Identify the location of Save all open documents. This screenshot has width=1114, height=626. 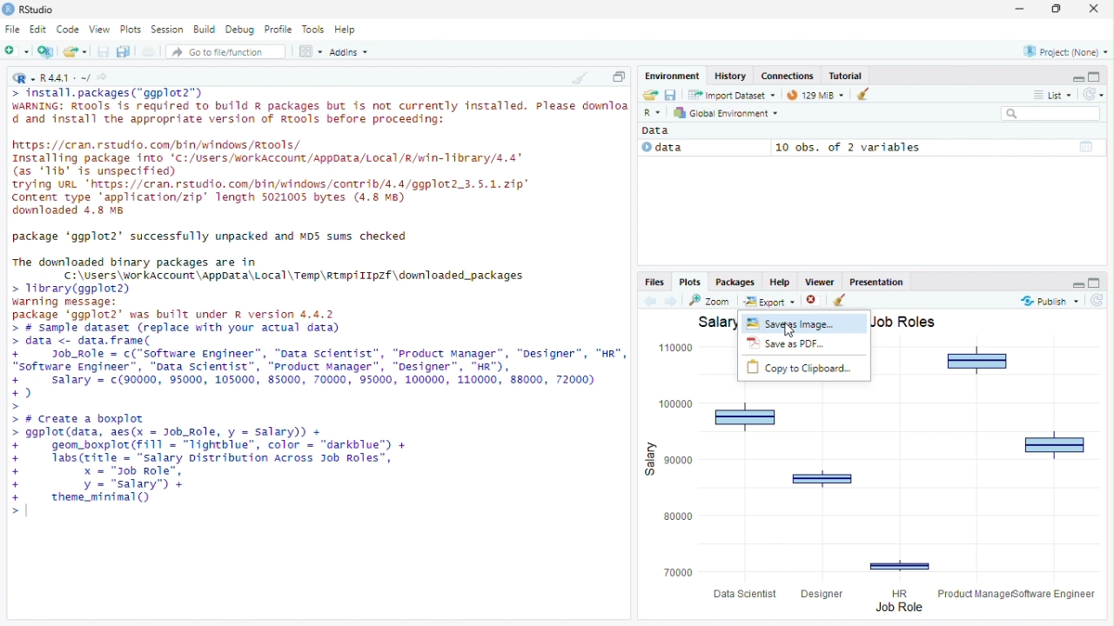
(125, 51).